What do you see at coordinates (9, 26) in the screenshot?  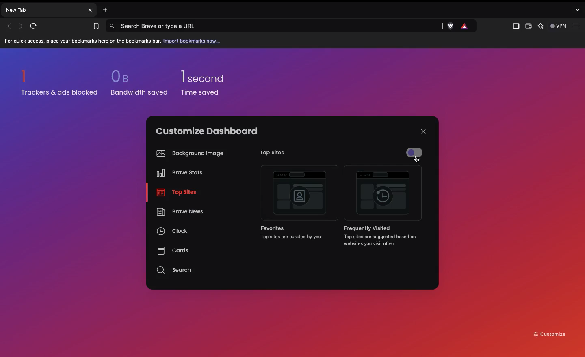 I see `Previous page` at bounding box center [9, 26].